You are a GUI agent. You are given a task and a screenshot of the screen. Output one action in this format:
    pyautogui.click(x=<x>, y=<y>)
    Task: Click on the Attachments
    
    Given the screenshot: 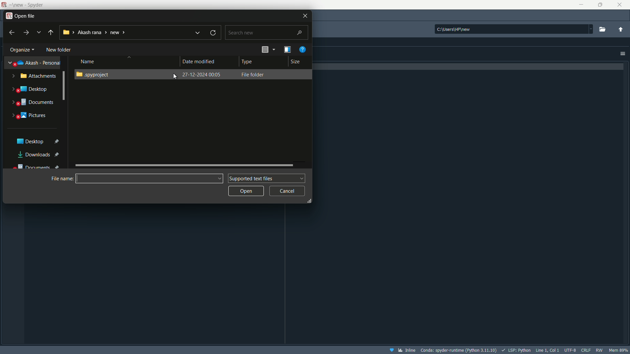 What is the action you would take?
    pyautogui.click(x=35, y=76)
    